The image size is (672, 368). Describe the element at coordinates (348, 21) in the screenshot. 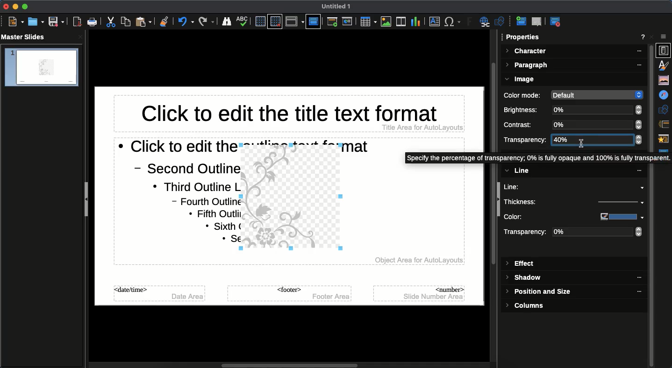

I see `Start from current slide` at that location.